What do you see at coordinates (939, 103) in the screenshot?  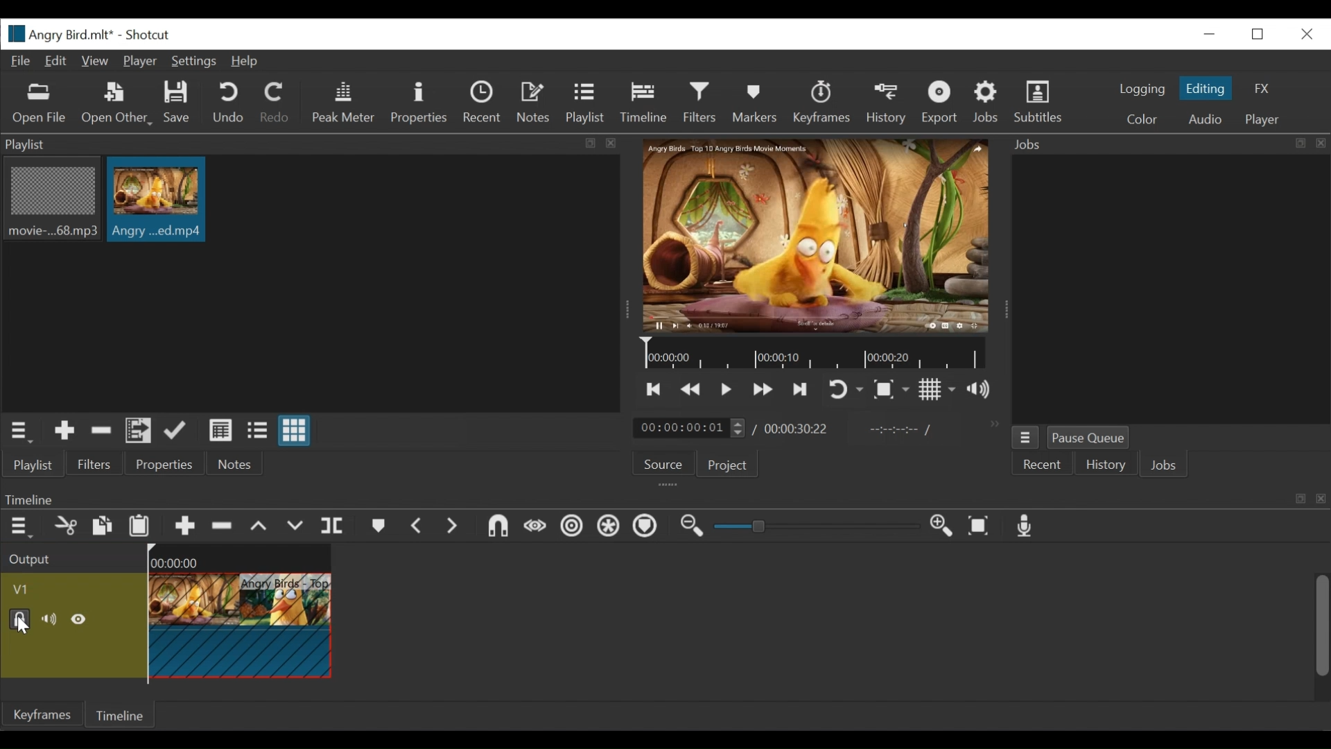 I see `Export` at bounding box center [939, 103].